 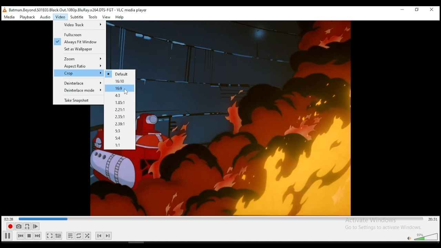 I want to click on stop, so click(x=29, y=236).